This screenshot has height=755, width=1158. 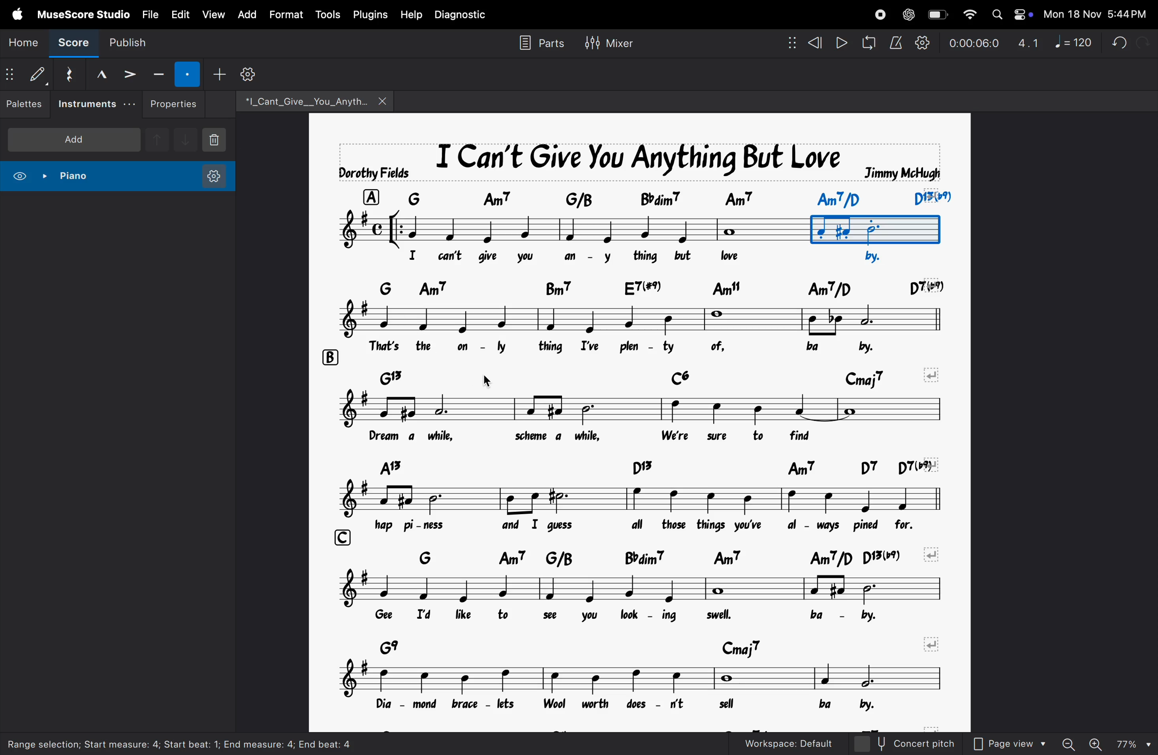 I want to click on upnote, so click(x=157, y=143).